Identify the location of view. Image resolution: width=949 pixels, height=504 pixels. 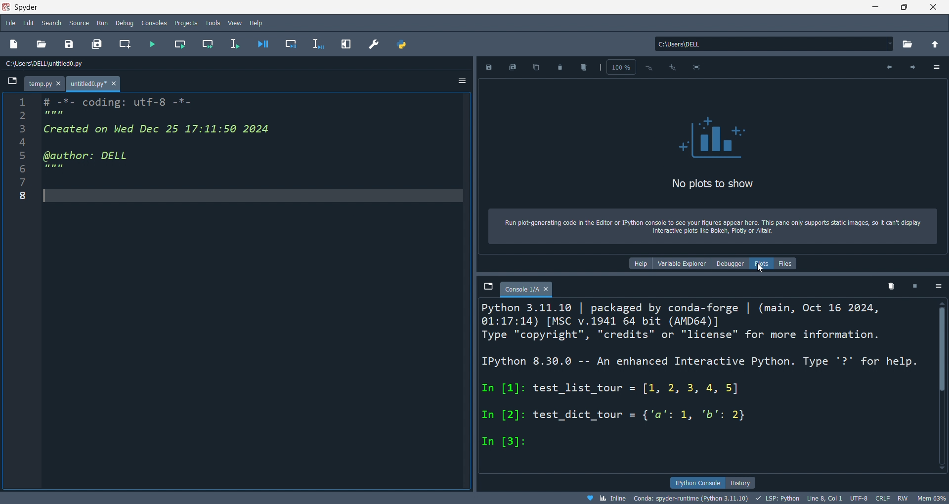
(235, 22).